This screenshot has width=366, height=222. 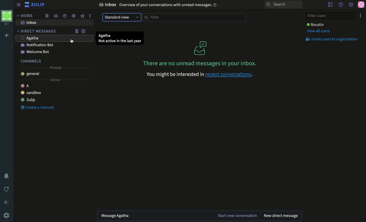 I want to click on View all users, so click(x=319, y=31).